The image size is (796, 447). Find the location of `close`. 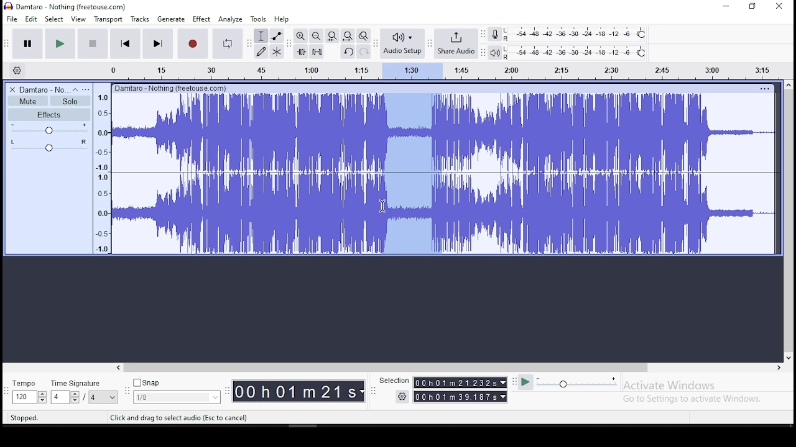

close is located at coordinates (779, 7).